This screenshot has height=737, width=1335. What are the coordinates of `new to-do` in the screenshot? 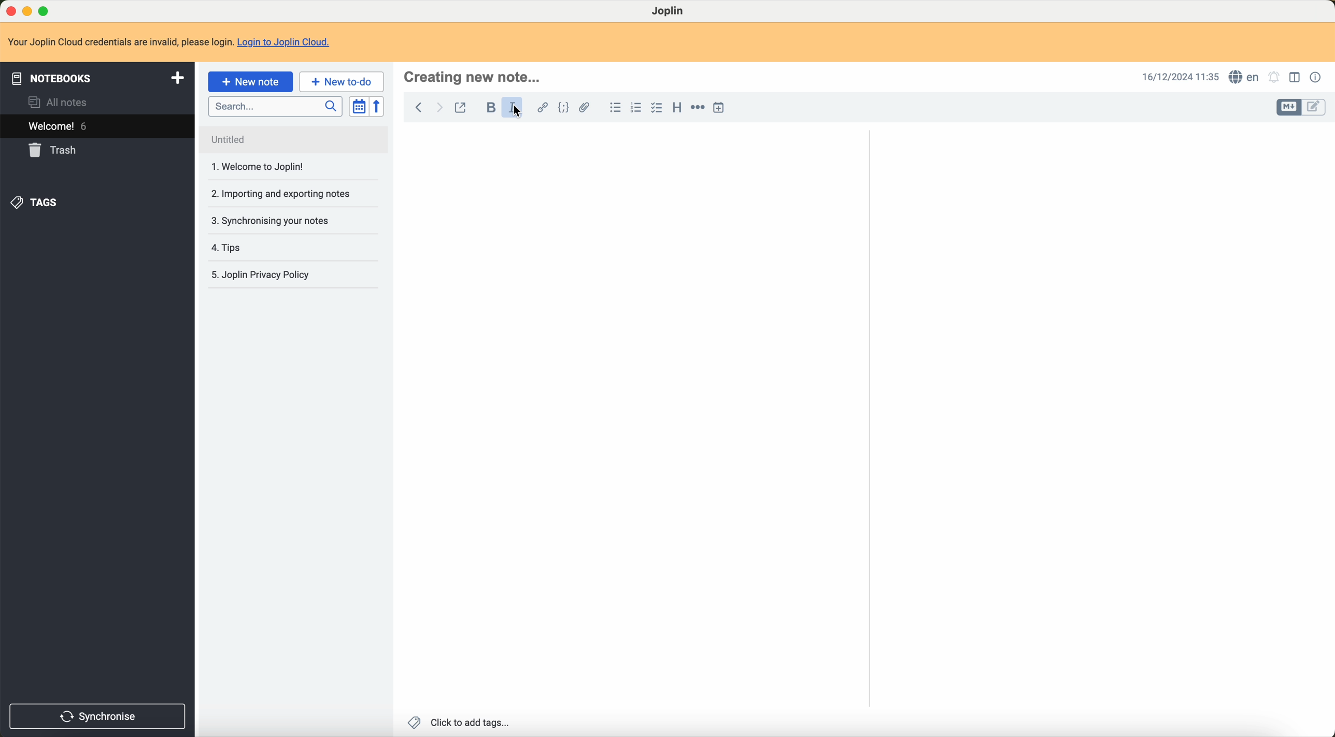 It's located at (342, 82).